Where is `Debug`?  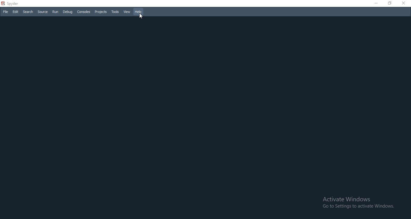 Debug is located at coordinates (67, 11).